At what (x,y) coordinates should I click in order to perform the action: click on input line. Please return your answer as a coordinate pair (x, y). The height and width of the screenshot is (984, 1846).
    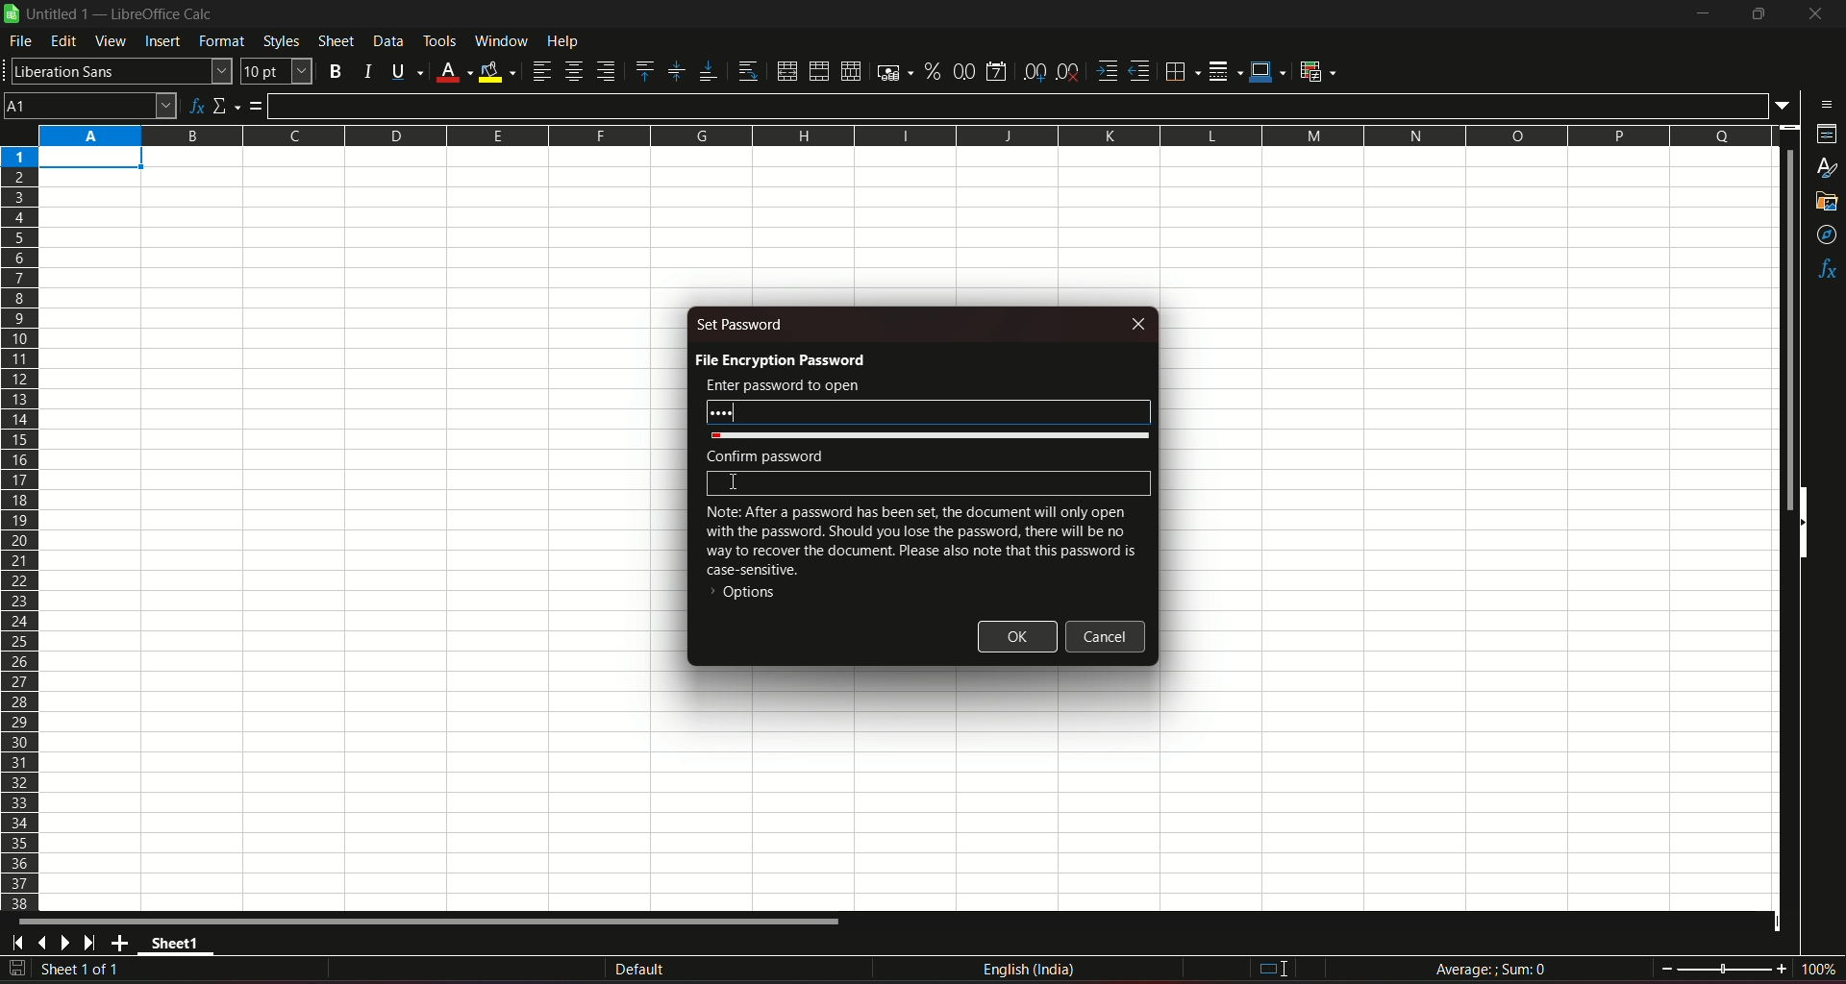
    Looking at the image, I should click on (1019, 104).